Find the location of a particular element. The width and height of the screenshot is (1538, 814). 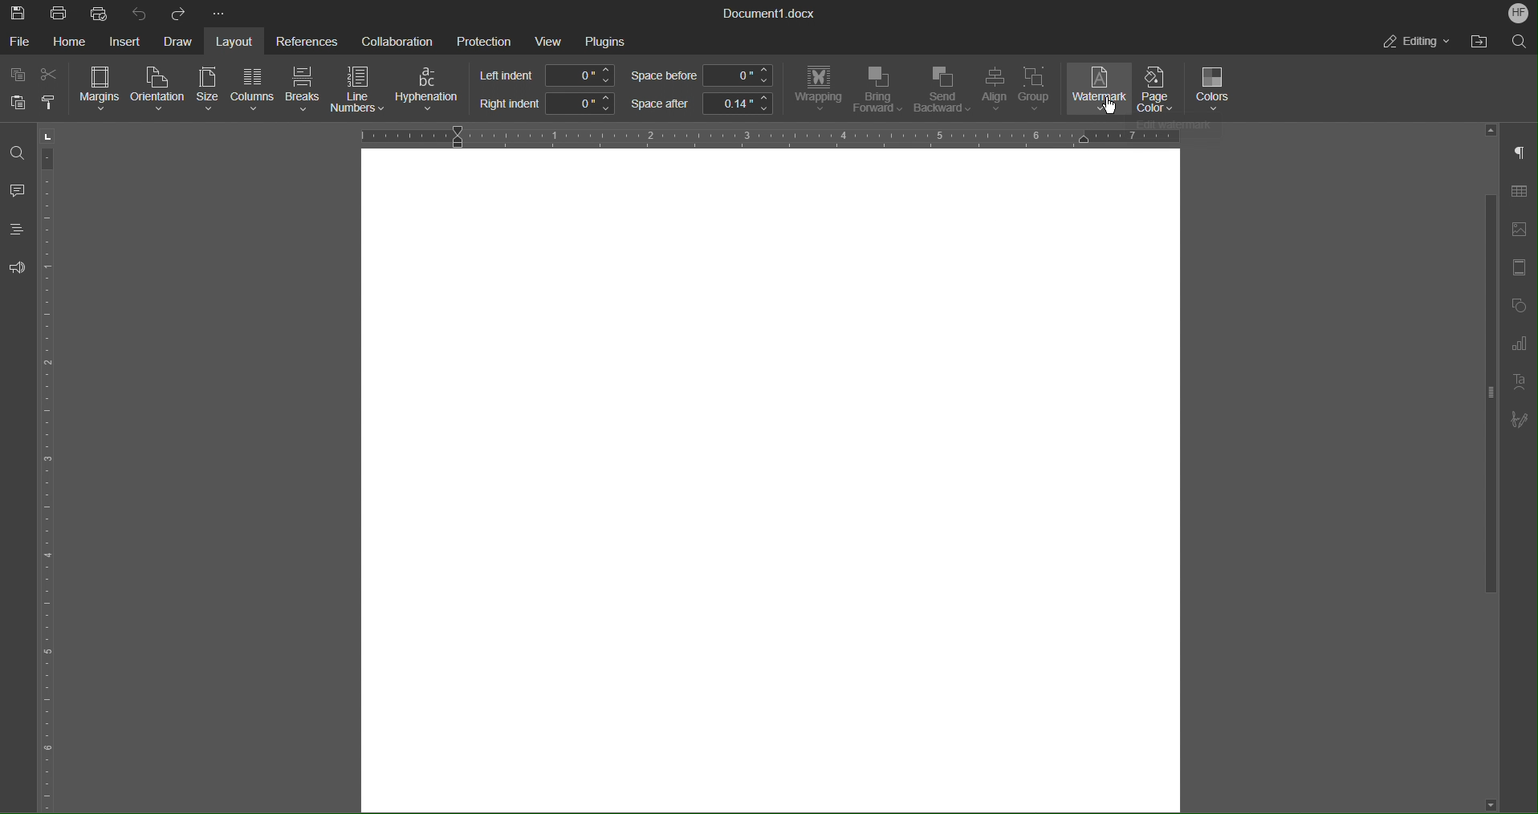

Shape Menu is located at coordinates (1517, 307).